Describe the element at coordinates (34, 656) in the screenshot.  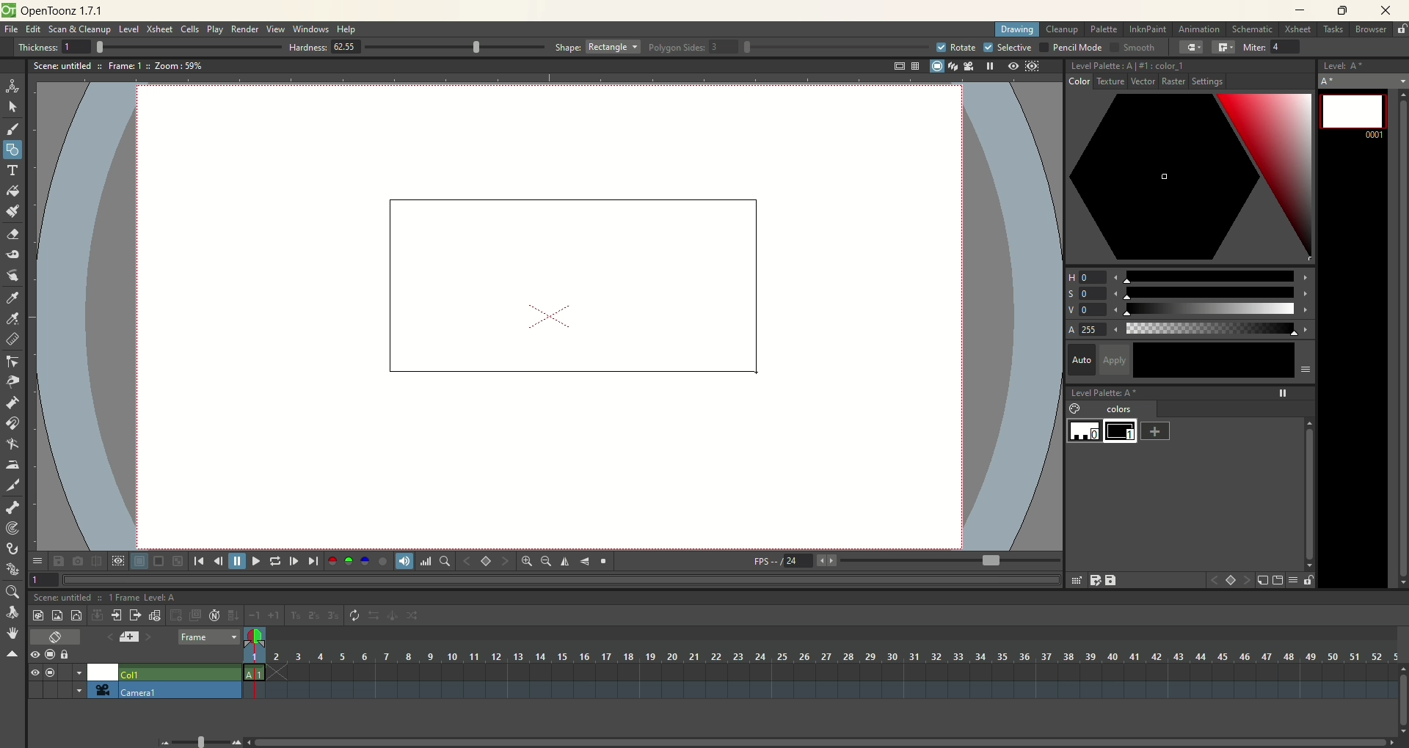
I see `preview visibility` at that location.